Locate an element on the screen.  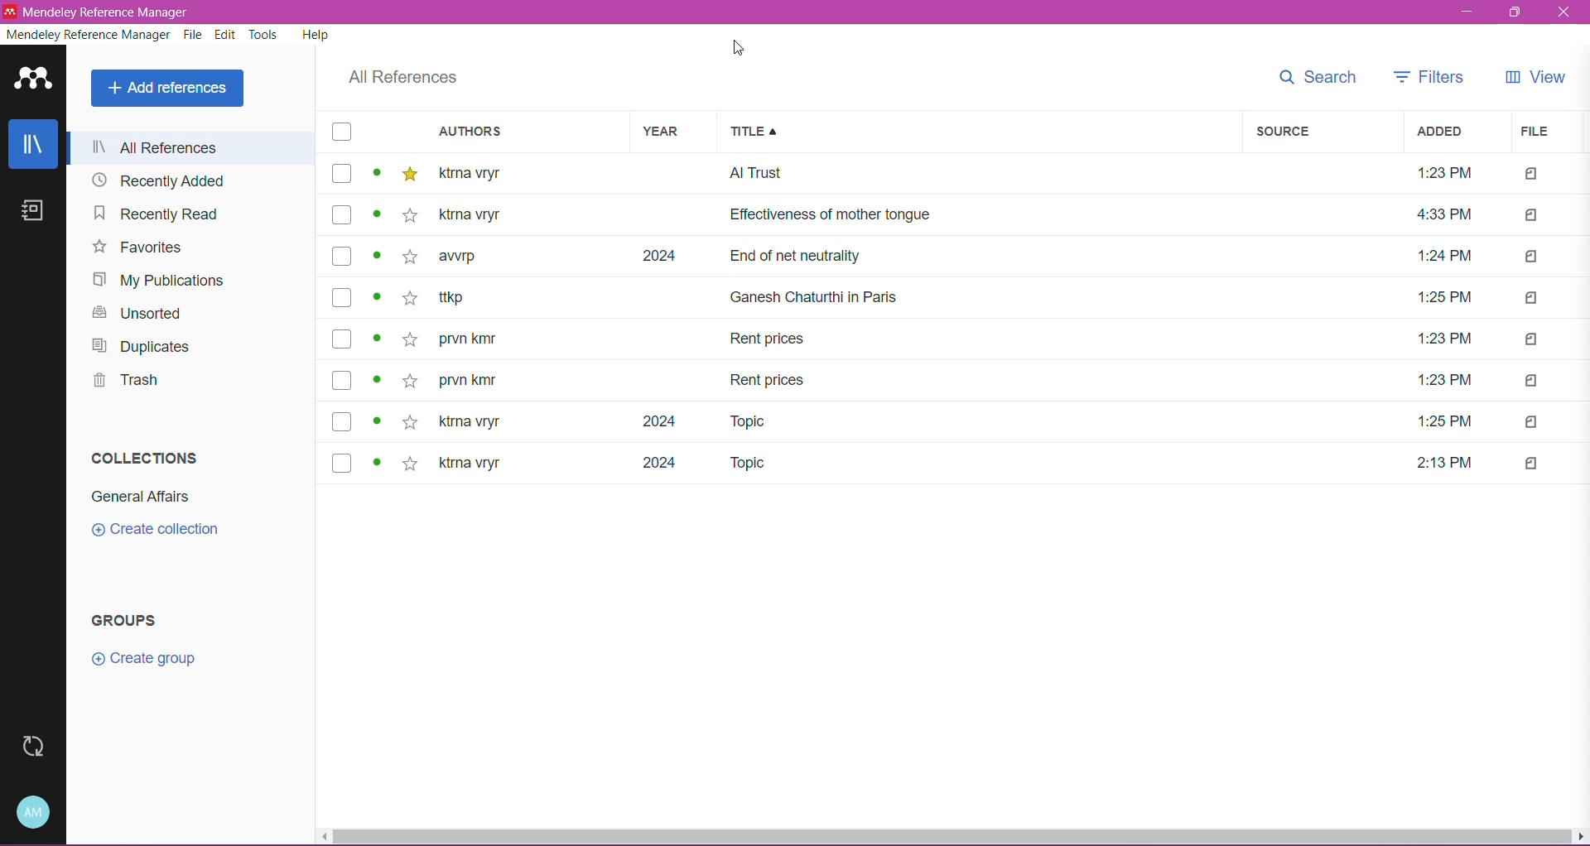
Trash is located at coordinates (126, 383).